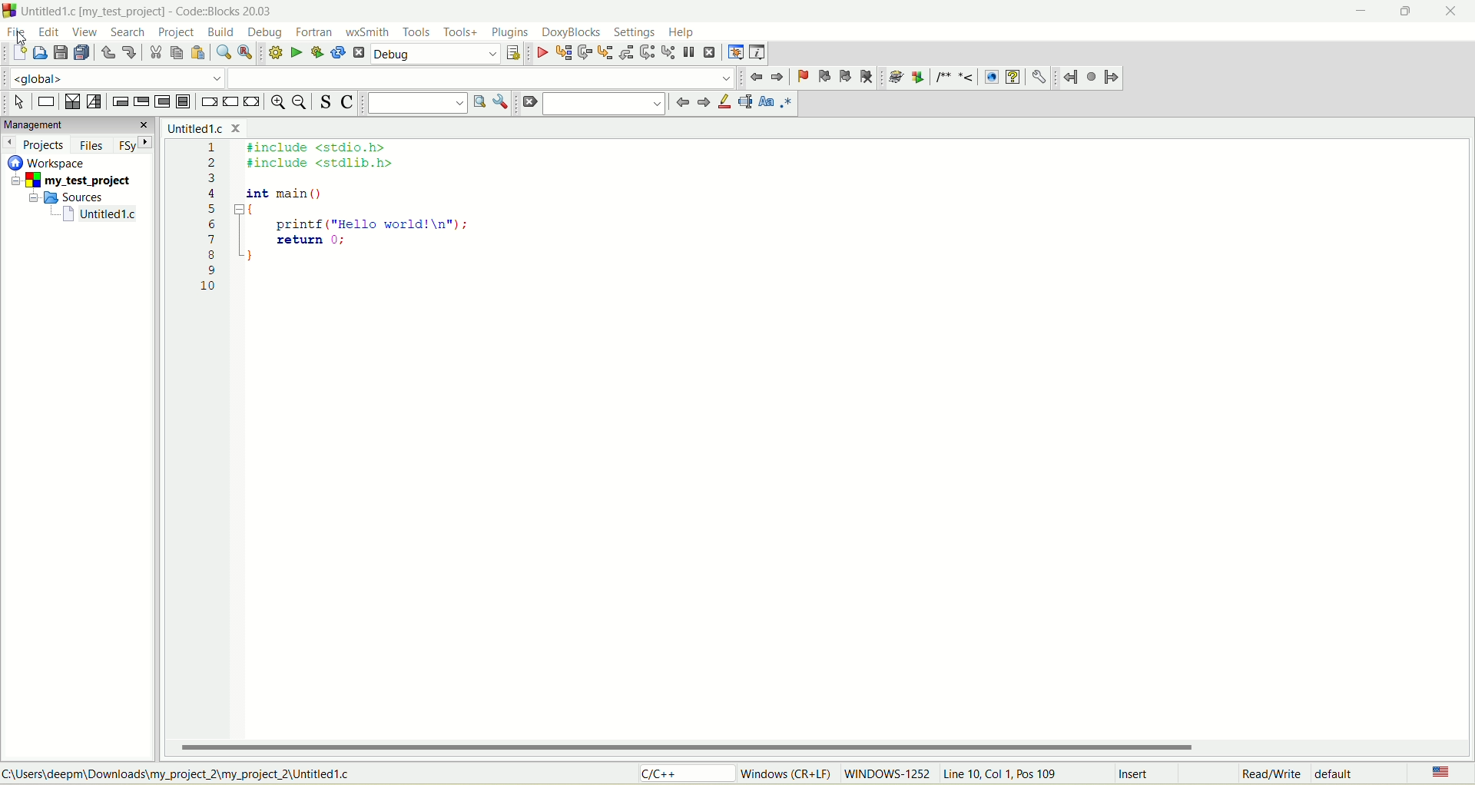 This screenshot has height=785, width=1475. What do you see at coordinates (529, 103) in the screenshot?
I see `clear` at bounding box center [529, 103].